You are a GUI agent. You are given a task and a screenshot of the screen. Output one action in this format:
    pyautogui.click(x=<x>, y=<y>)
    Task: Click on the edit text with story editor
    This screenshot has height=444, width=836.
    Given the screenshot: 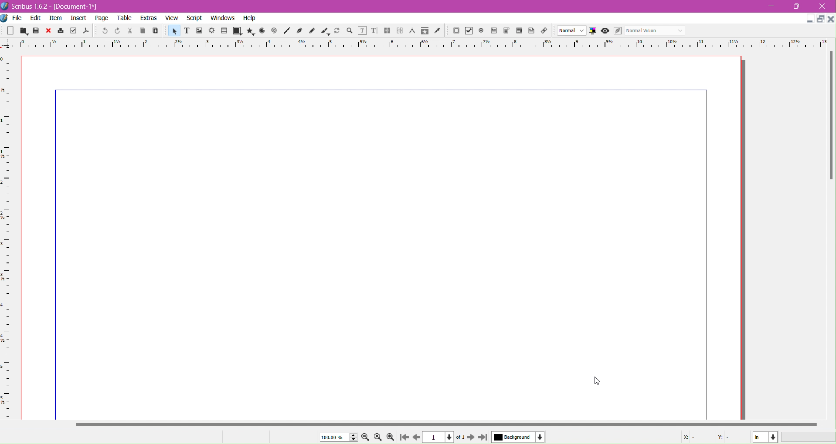 What is the action you would take?
    pyautogui.click(x=374, y=31)
    